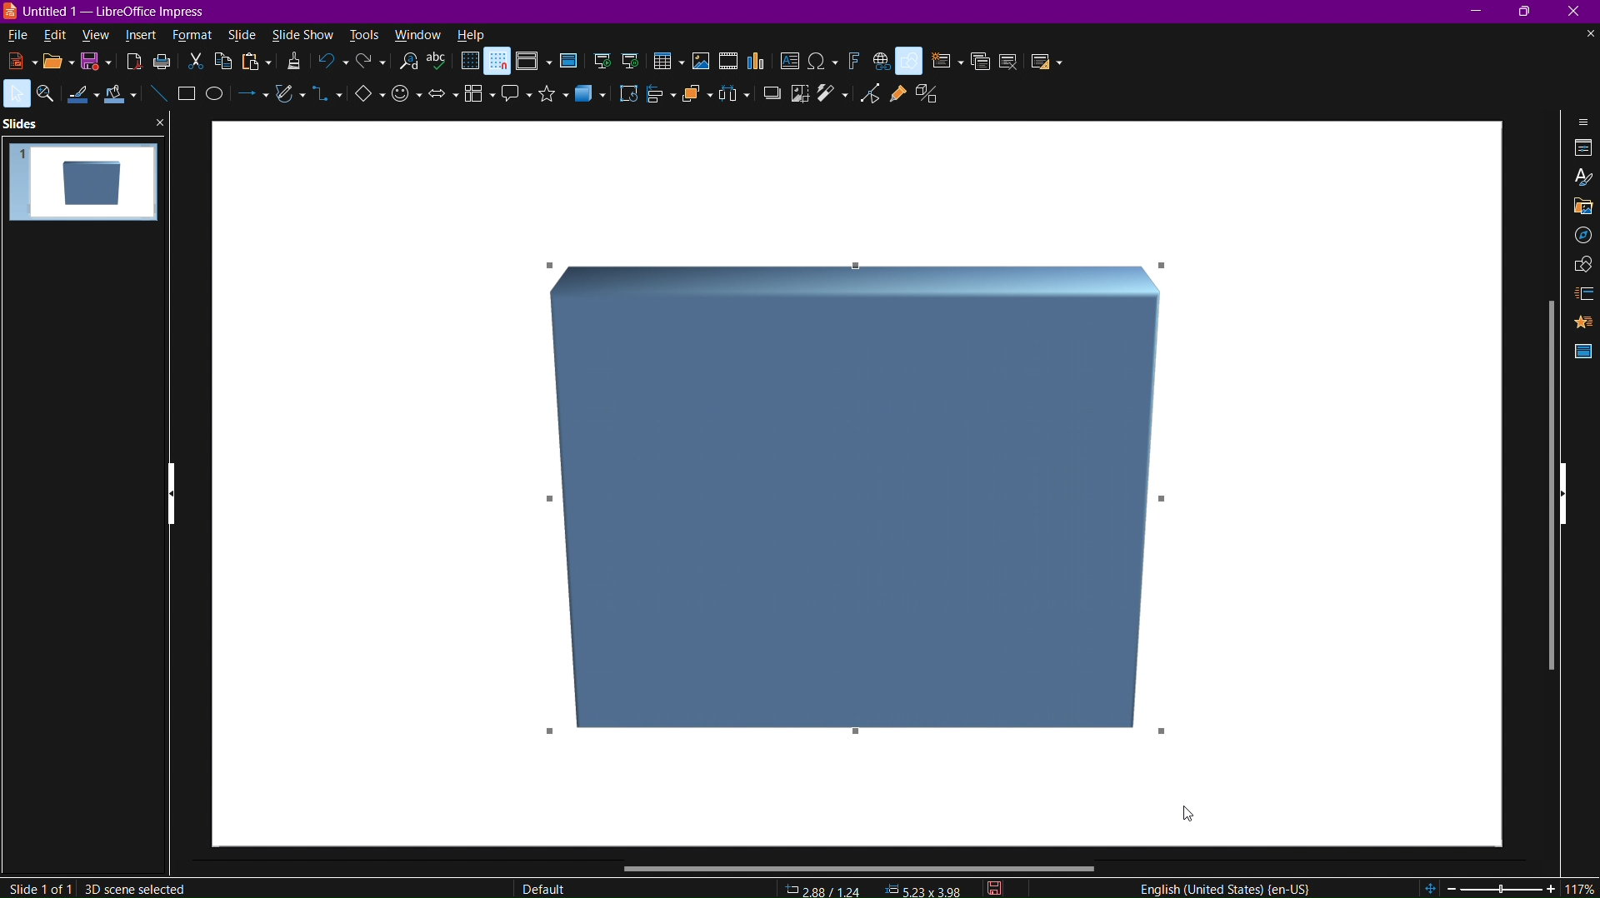 The height and width of the screenshot is (898, 1600). What do you see at coordinates (327, 101) in the screenshot?
I see `Connectors` at bounding box center [327, 101].